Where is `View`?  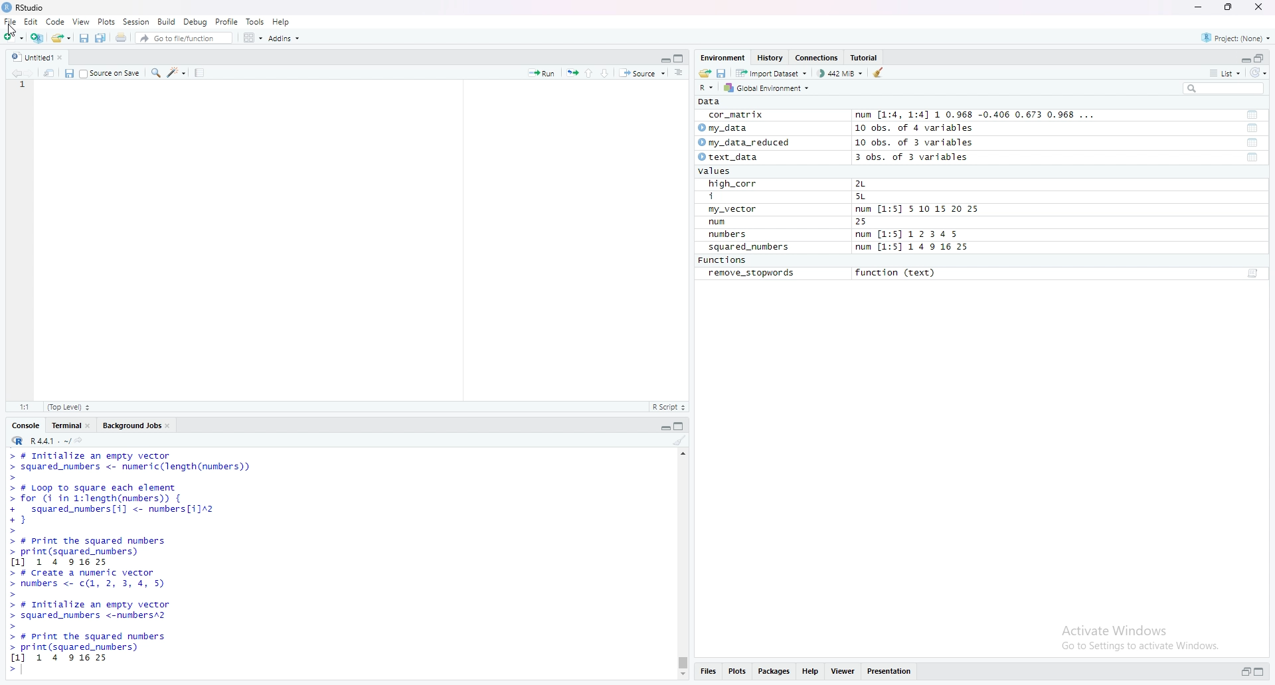
View is located at coordinates (843, 673).